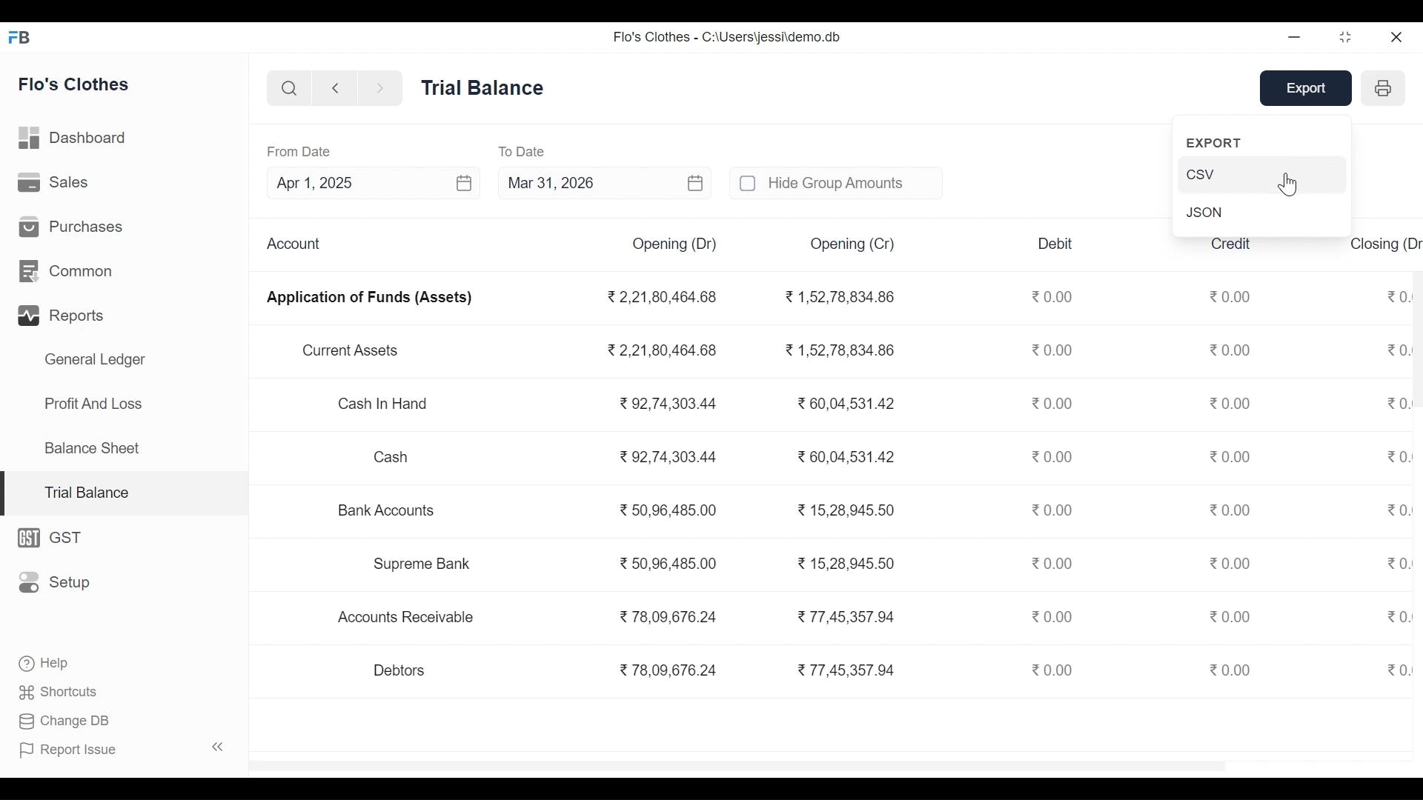 The width and height of the screenshot is (1423, 800). What do you see at coordinates (1052, 510) in the screenshot?
I see `0.00` at bounding box center [1052, 510].